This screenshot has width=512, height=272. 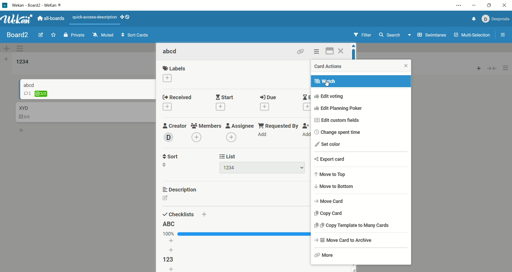 I want to click on move card, so click(x=362, y=201).